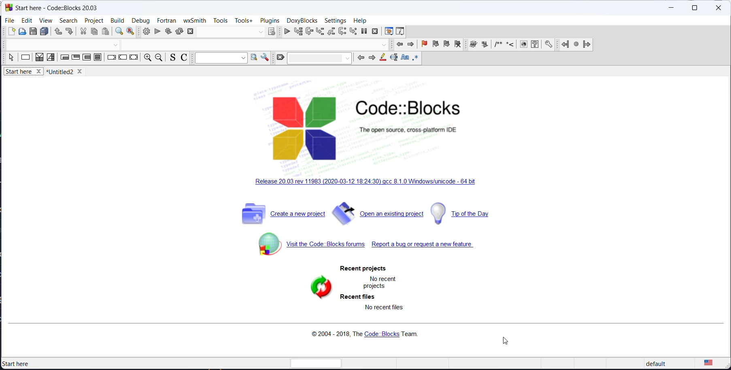  Describe the element at coordinates (510, 45) in the screenshot. I see `icon` at that location.